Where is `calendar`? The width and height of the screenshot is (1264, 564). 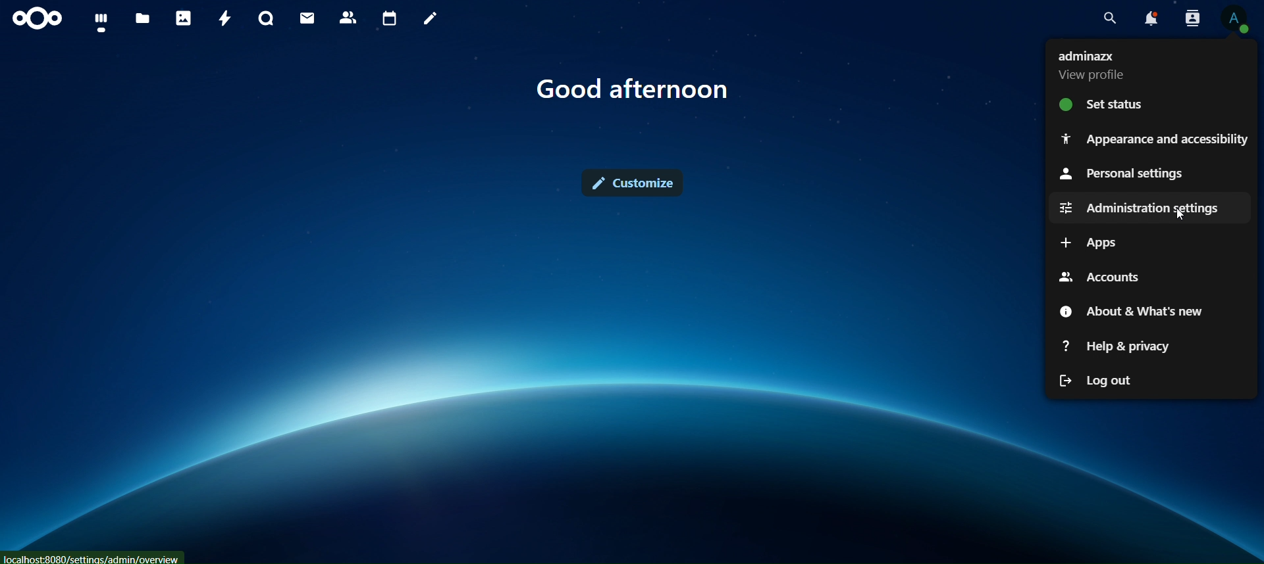 calendar is located at coordinates (390, 17).